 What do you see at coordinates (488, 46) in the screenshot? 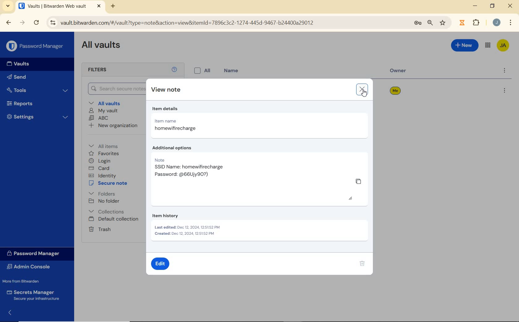
I see `toggle between admin console and password manager` at bounding box center [488, 46].